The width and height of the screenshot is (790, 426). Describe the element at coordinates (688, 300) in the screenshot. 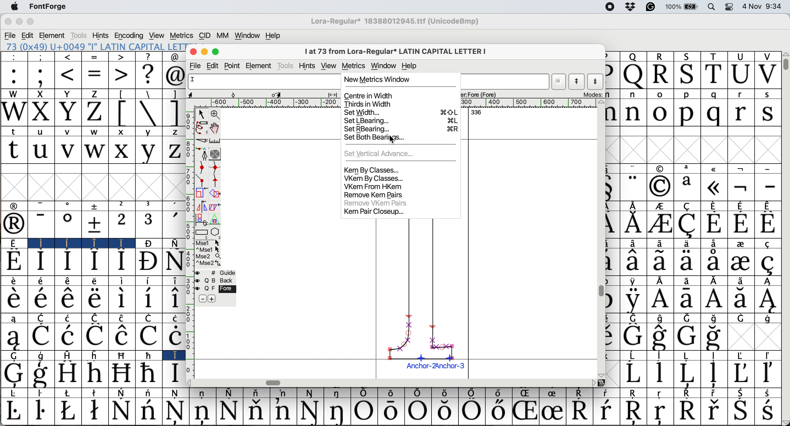

I see `Symbol` at that location.